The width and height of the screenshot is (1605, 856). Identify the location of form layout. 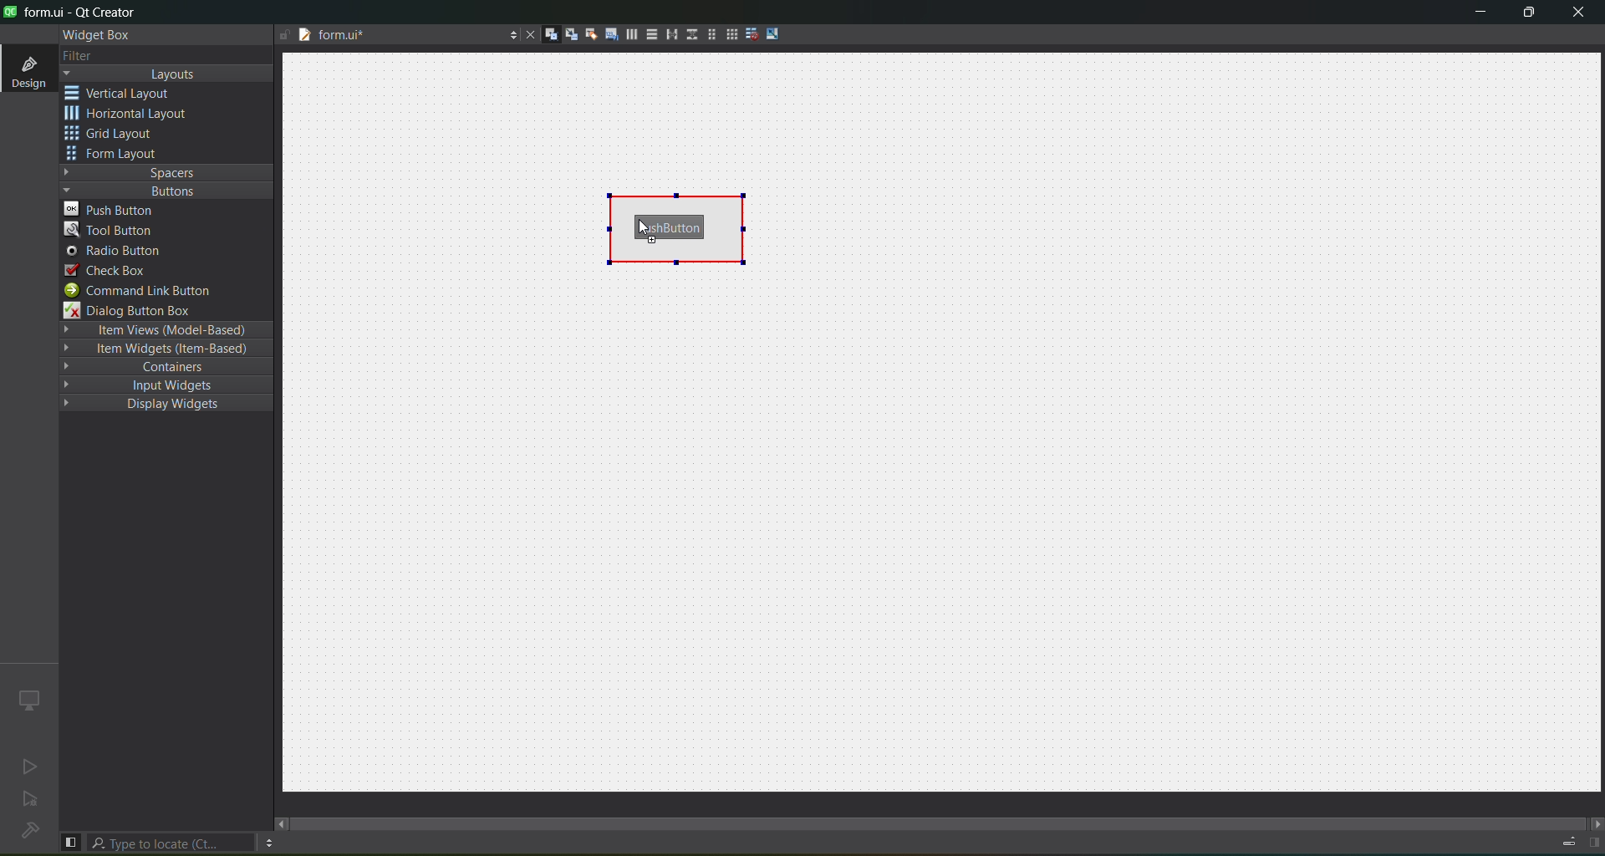
(708, 34).